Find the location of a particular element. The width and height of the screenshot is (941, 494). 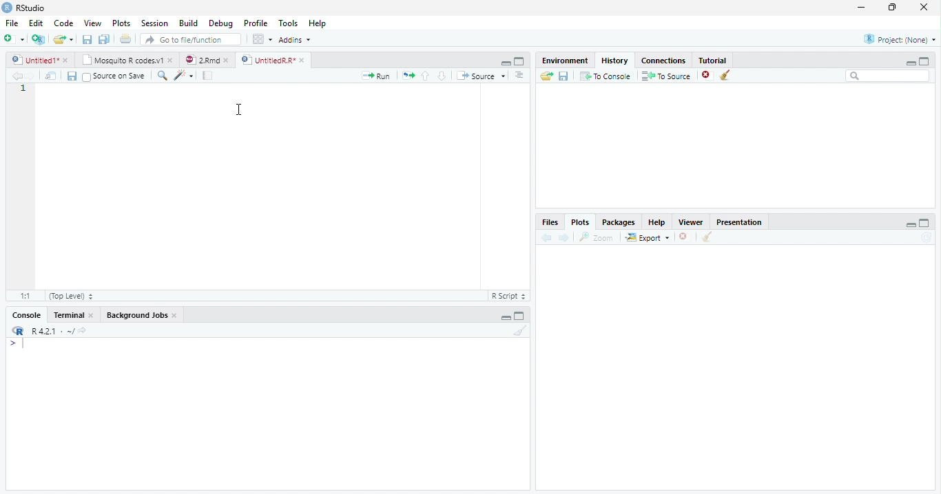

Packages is located at coordinates (619, 223).